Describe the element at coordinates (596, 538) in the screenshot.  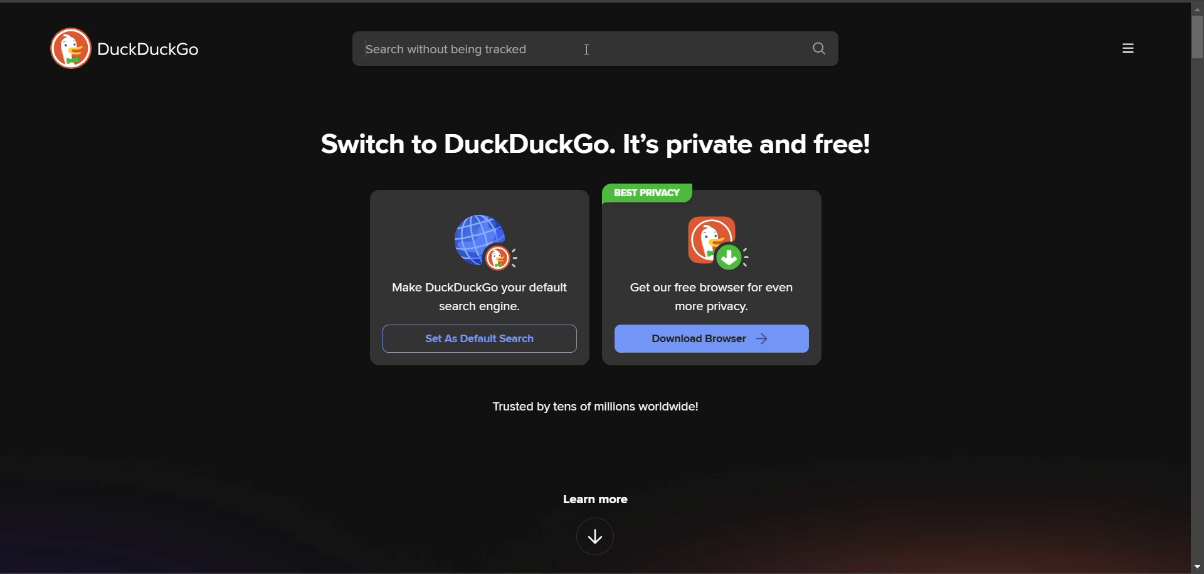
I see `features` at that location.